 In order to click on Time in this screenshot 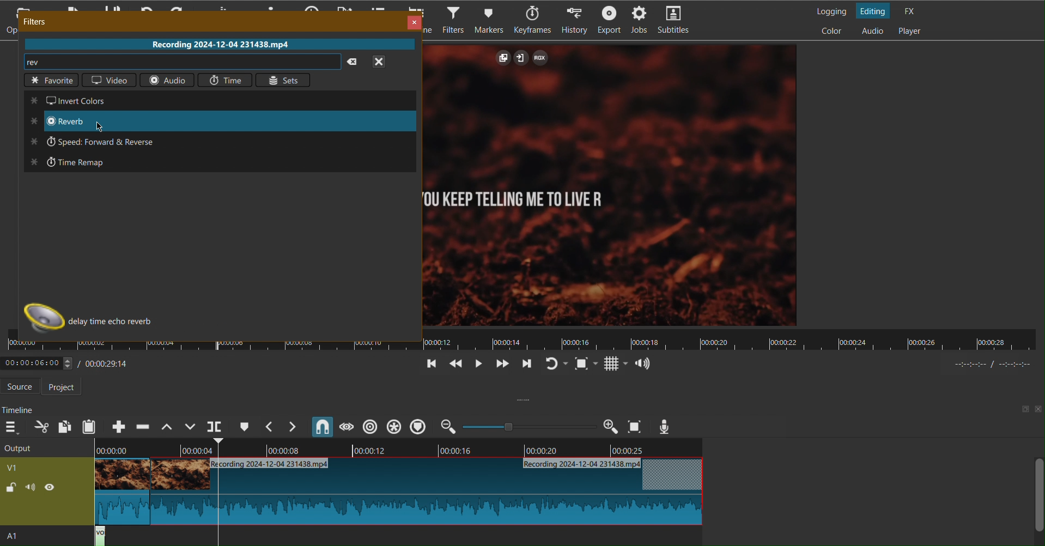, I will do `click(225, 79)`.